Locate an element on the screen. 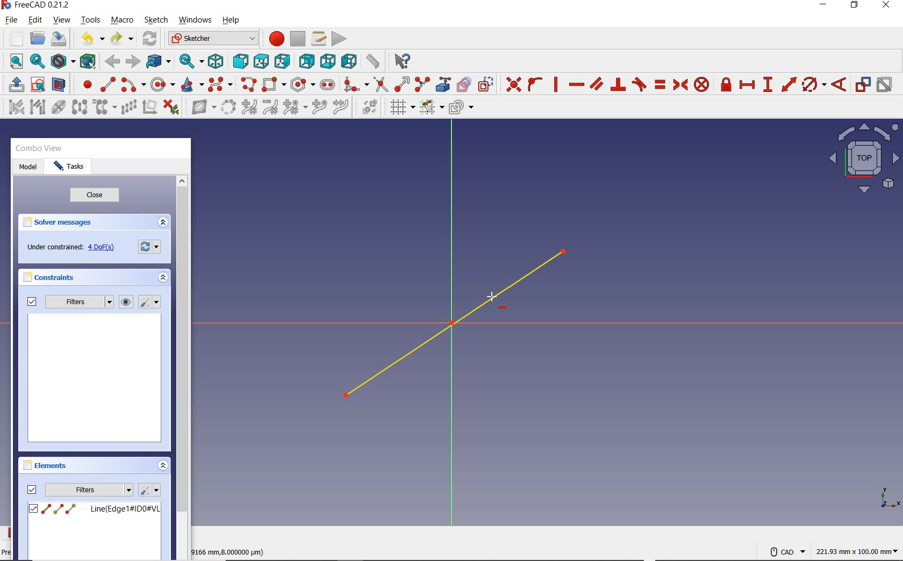  CONSTRAIN PERPENDICULAR is located at coordinates (618, 84).